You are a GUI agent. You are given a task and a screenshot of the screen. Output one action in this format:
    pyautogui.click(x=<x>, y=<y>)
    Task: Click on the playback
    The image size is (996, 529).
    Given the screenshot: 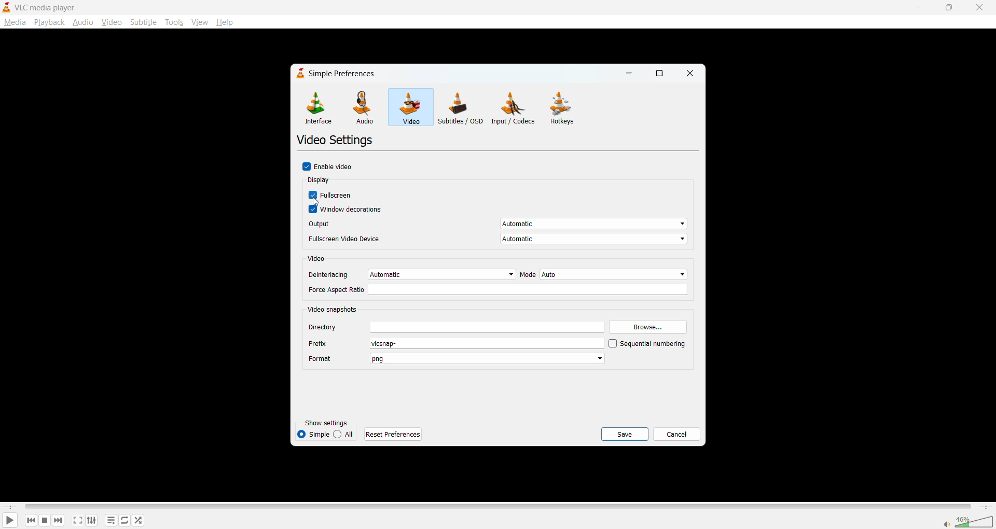 What is the action you would take?
    pyautogui.click(x=49, y=22)
    